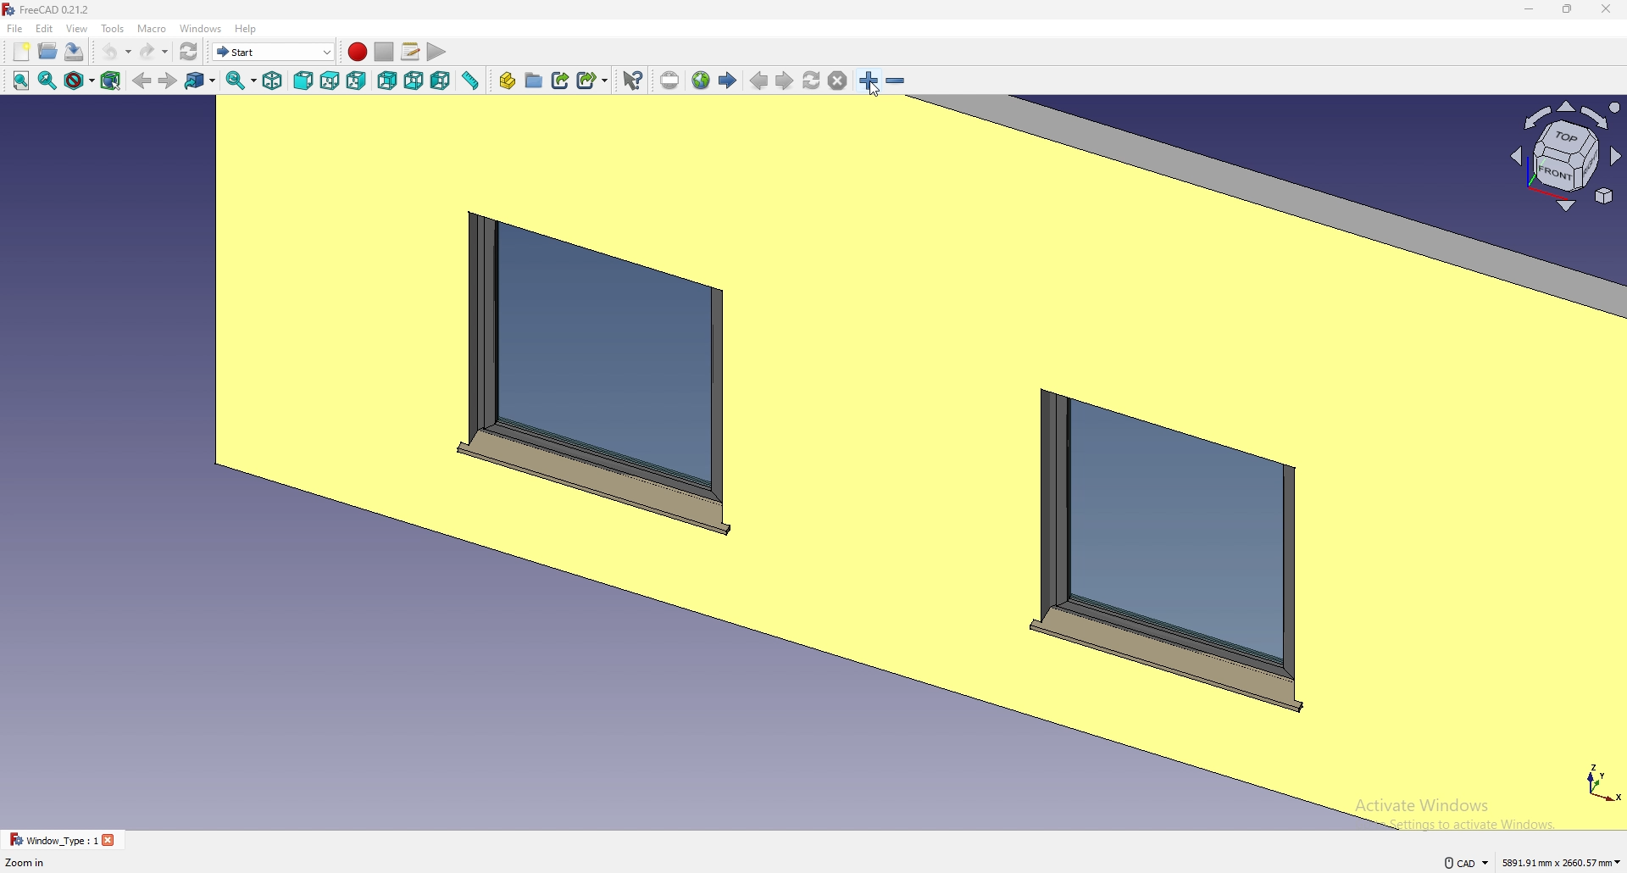  I want to click on stop macro recording, so click(385, 53).